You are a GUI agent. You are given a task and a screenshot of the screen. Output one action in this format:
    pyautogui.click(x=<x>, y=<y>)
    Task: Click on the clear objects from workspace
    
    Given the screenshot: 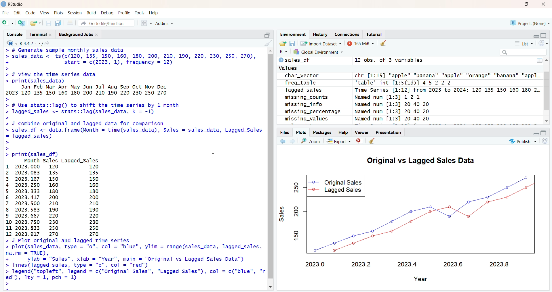 What is the action you would take?
    pyautogui.click(x=384, y=43)
    